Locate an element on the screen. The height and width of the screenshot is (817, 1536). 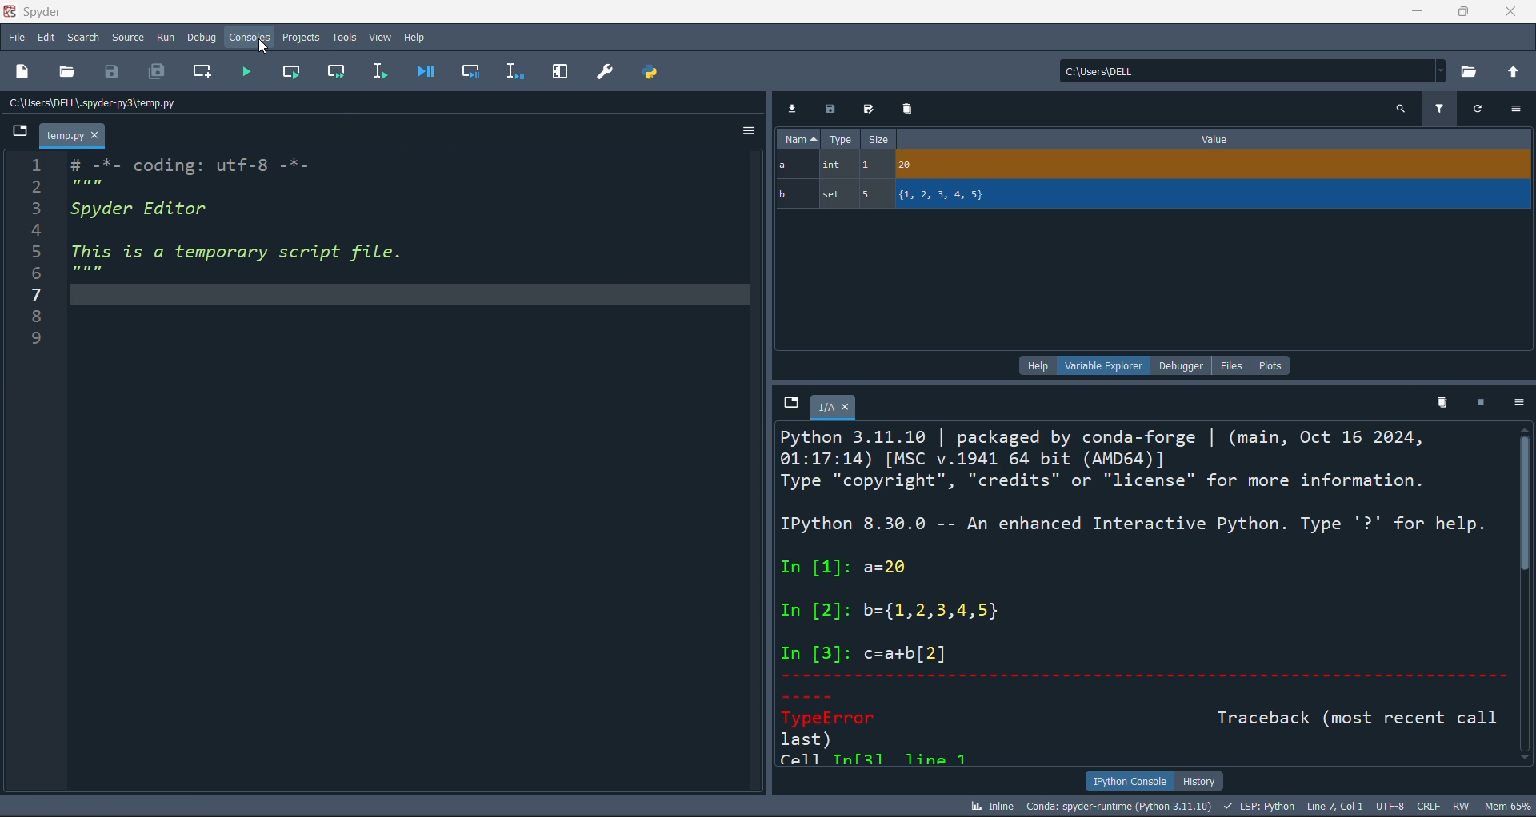
Help is located at coordinates (414, 37).